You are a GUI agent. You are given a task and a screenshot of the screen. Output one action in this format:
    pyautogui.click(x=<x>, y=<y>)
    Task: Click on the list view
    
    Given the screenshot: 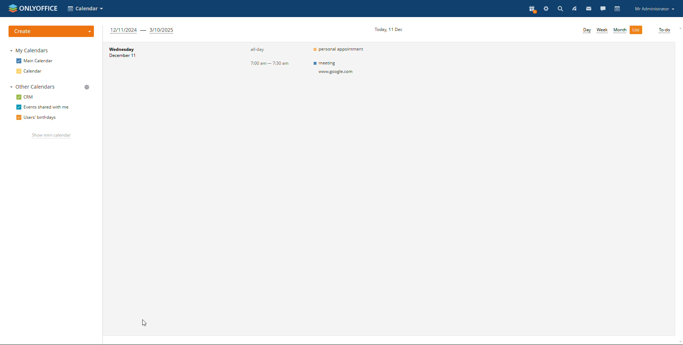 What is the action you would take?
    pyautogui.click(x=636, y=30)
    